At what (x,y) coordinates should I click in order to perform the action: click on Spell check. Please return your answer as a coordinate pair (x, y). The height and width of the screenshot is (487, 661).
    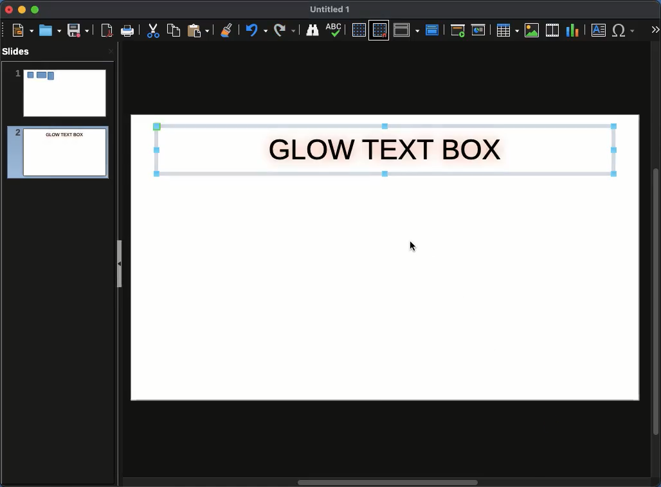
    Looking at the image, I should click on (335, 31).